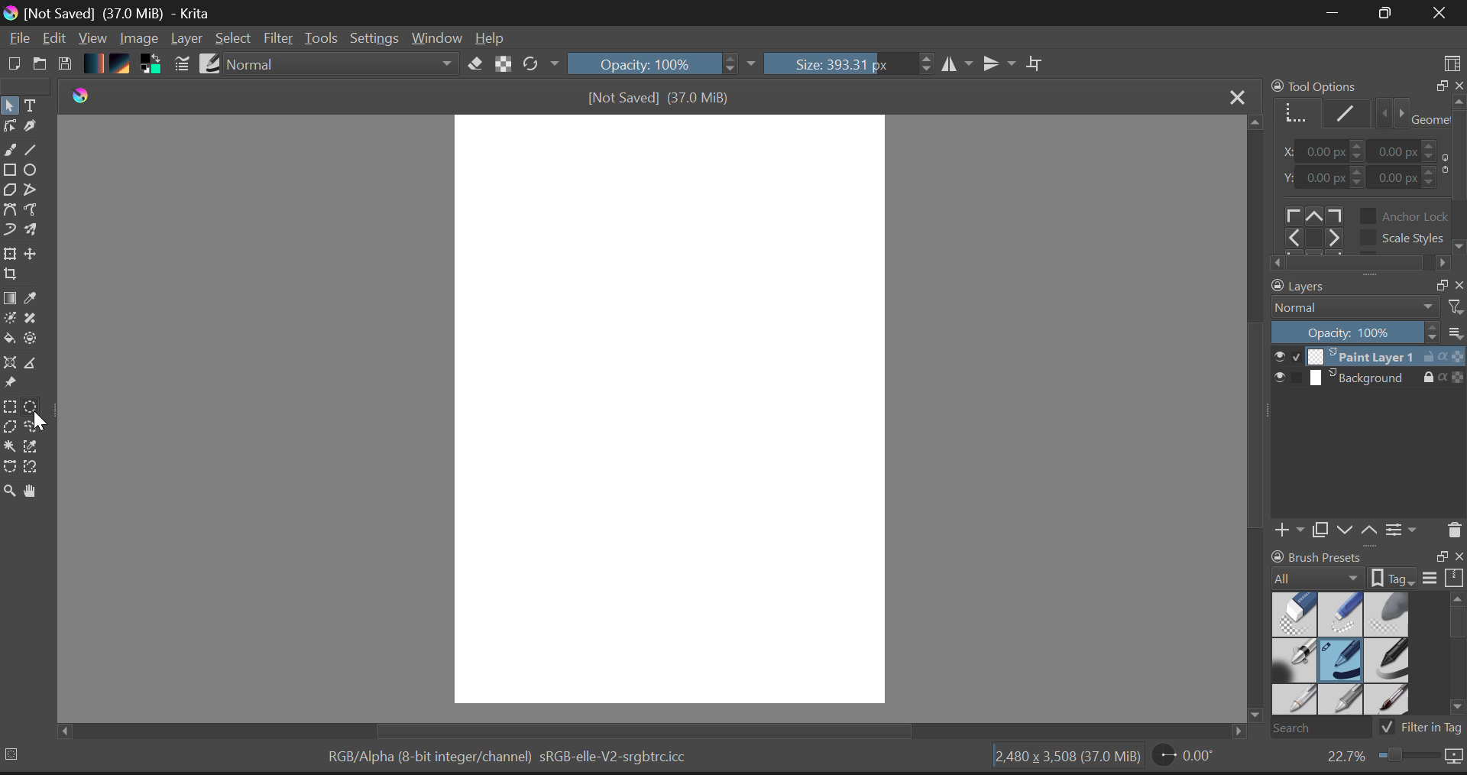  What do you see at coordinates (36, 152) in the screenshot?
I see `Line` at bounding box center [36, 152].